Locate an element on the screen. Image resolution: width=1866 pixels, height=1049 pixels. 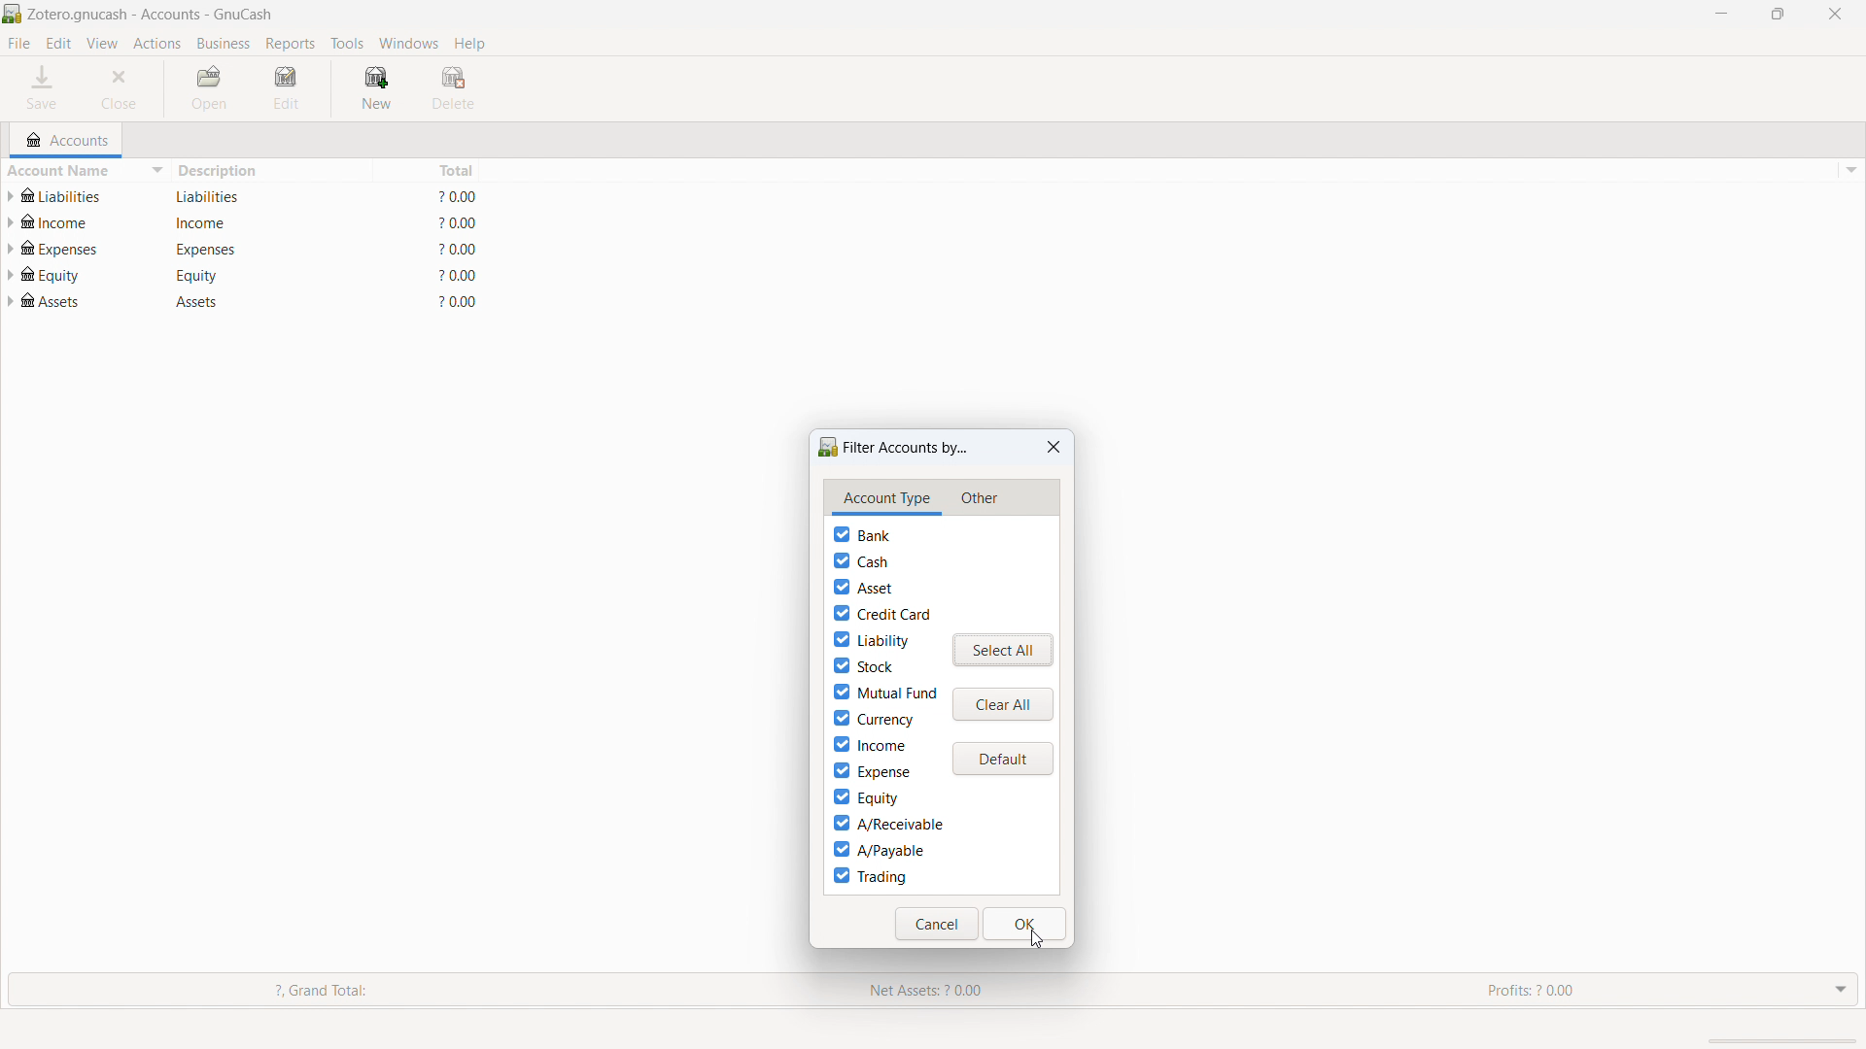
default is located at coordinates (1002, 759).